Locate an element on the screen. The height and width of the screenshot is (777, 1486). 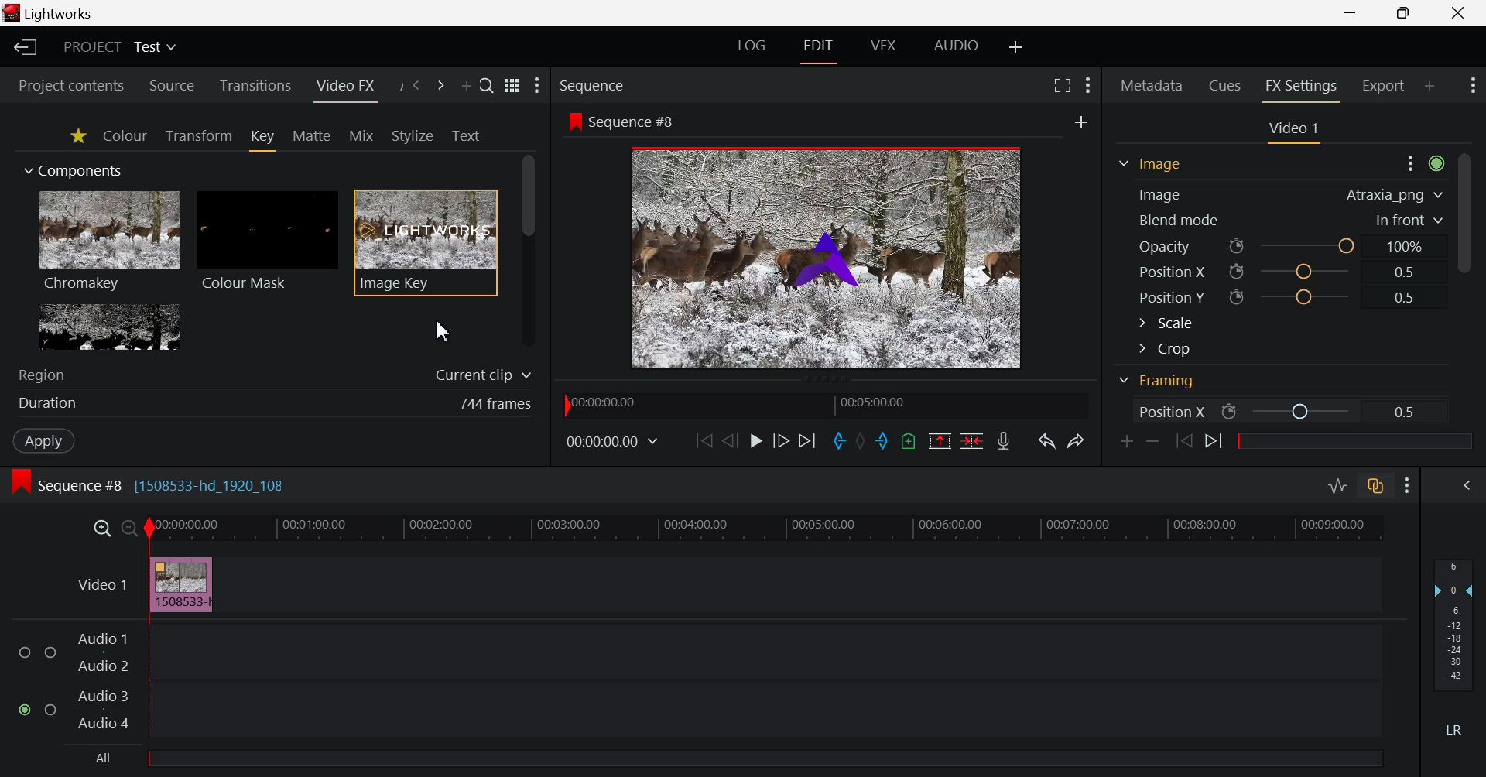
Audio 4 is located at coordinates (106, 723).